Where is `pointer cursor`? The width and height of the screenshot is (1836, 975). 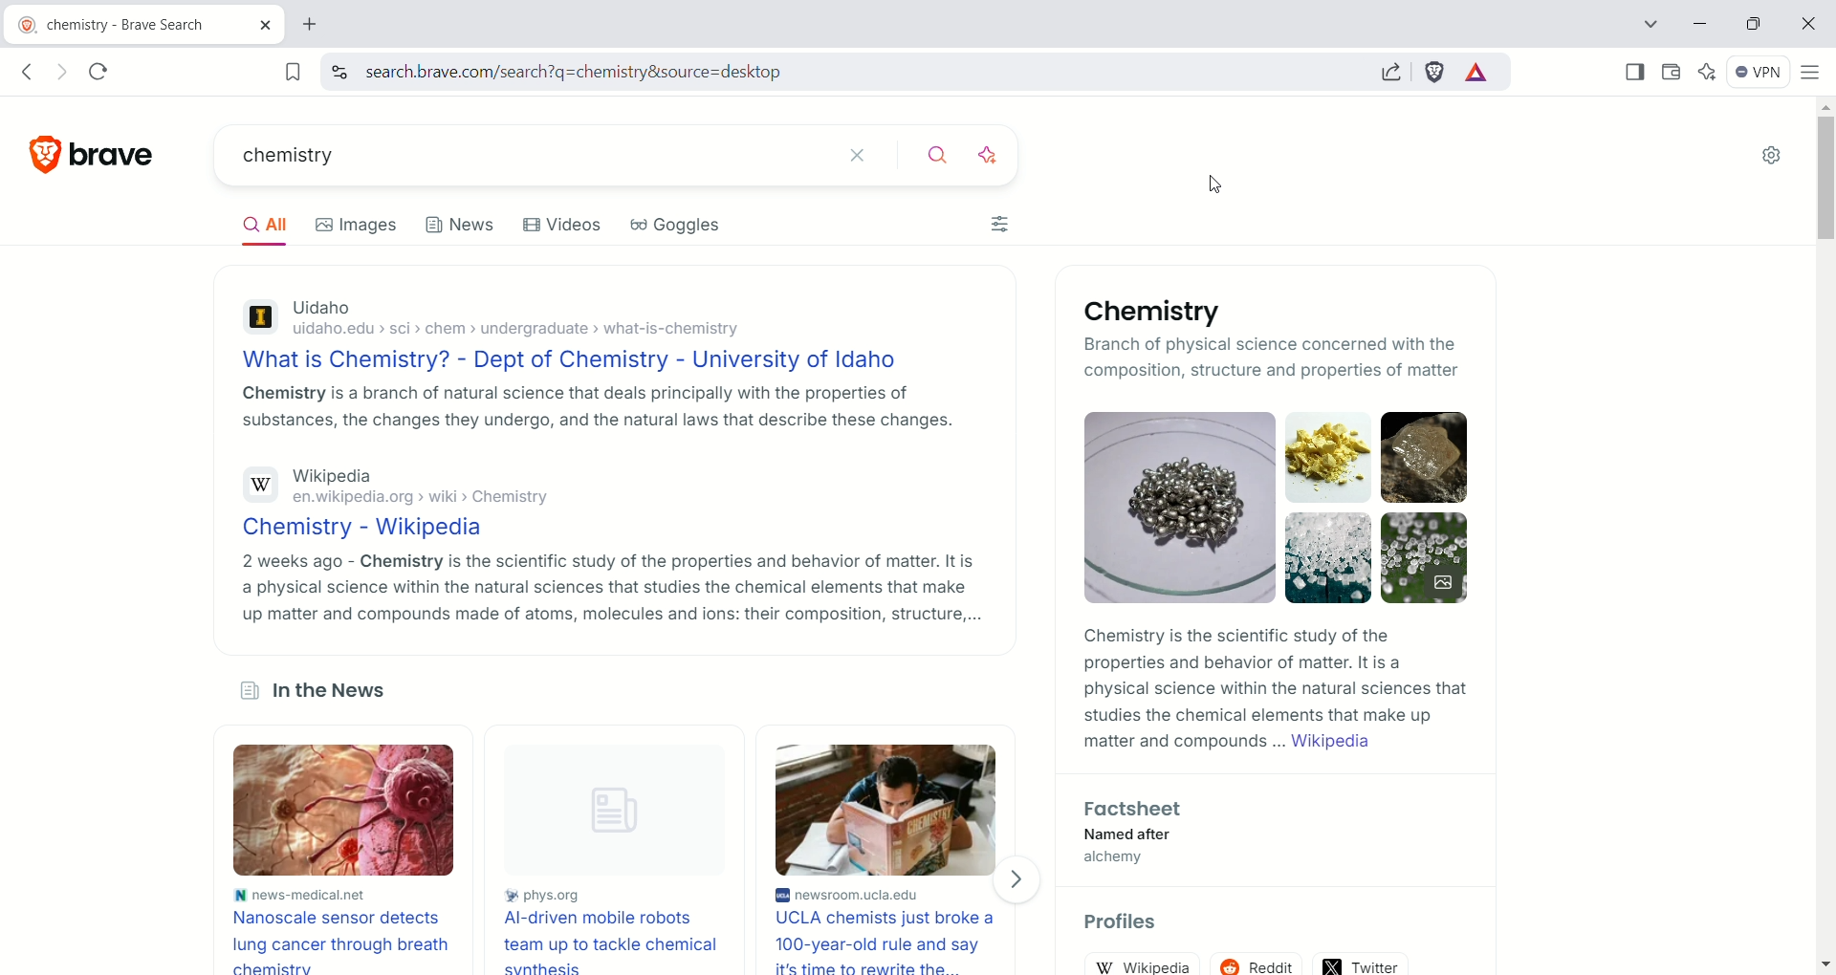
pointer cursor is located at coordinates (1213, 177).